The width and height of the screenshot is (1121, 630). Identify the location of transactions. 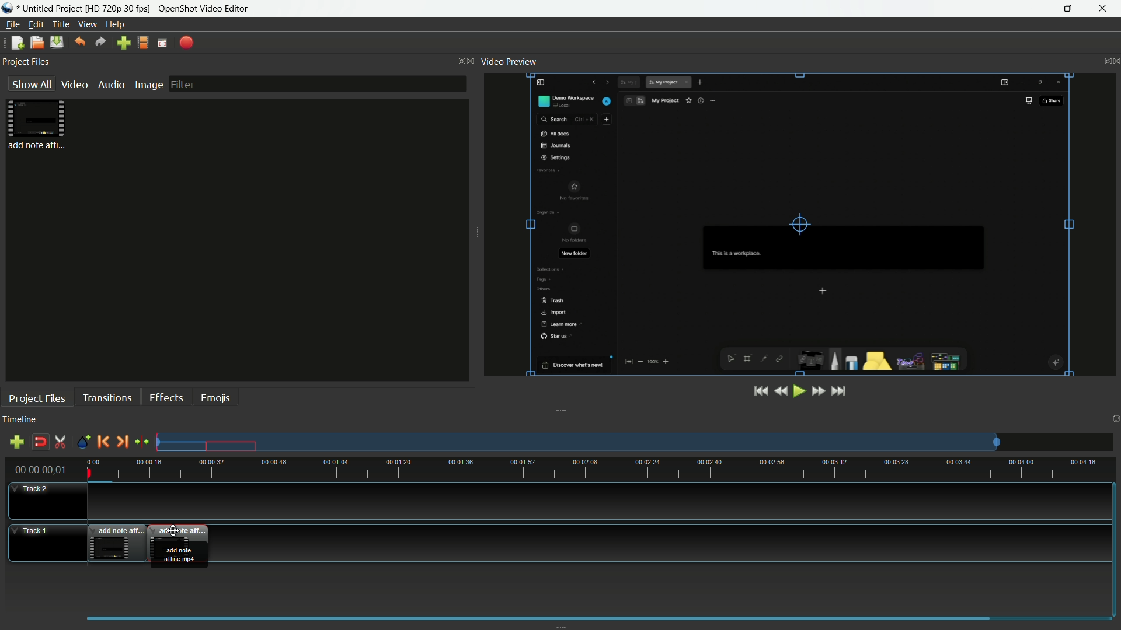
(107, 397).